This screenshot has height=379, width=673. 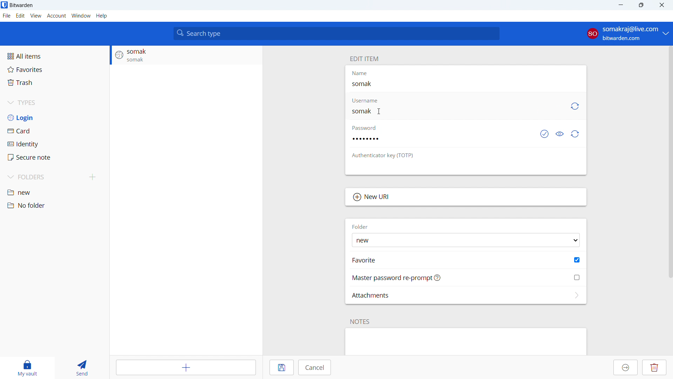 What do you see at coordinates (465, 240) in the screenshot?
I see `select folder` at bounding box center [465, 240].